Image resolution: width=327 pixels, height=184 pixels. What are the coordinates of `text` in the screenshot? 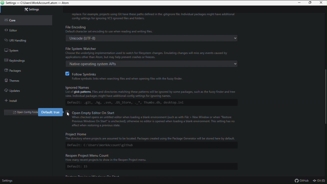 It's located at (155, 17).